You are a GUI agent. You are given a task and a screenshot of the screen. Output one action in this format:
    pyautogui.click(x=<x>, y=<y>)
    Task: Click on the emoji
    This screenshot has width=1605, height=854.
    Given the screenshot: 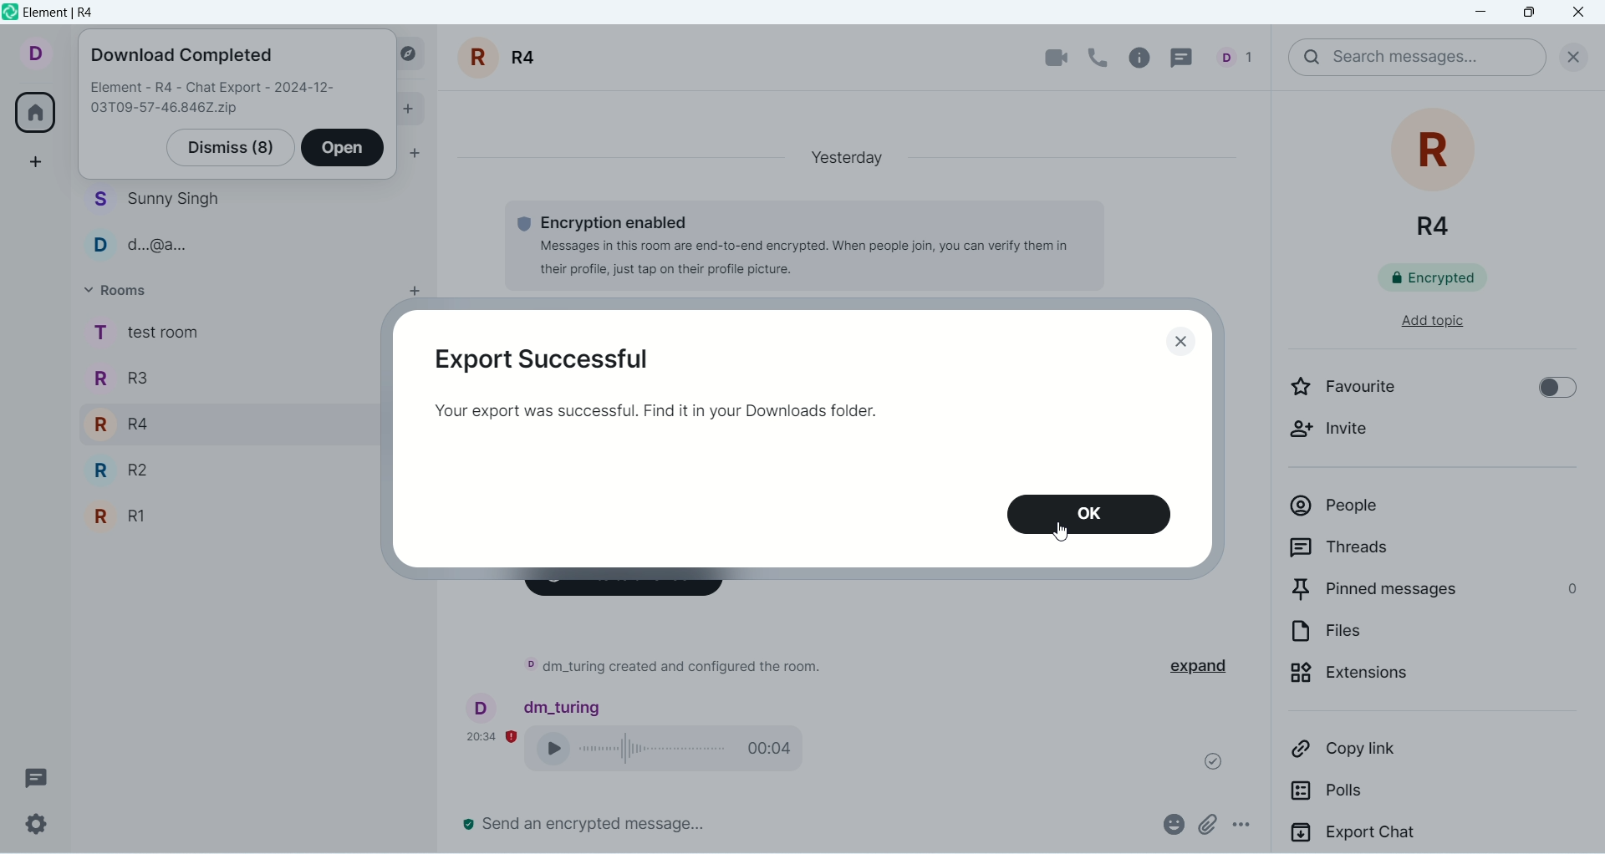 What is the action you would take?
    pyautogui.click(x=1171, y=822)
    